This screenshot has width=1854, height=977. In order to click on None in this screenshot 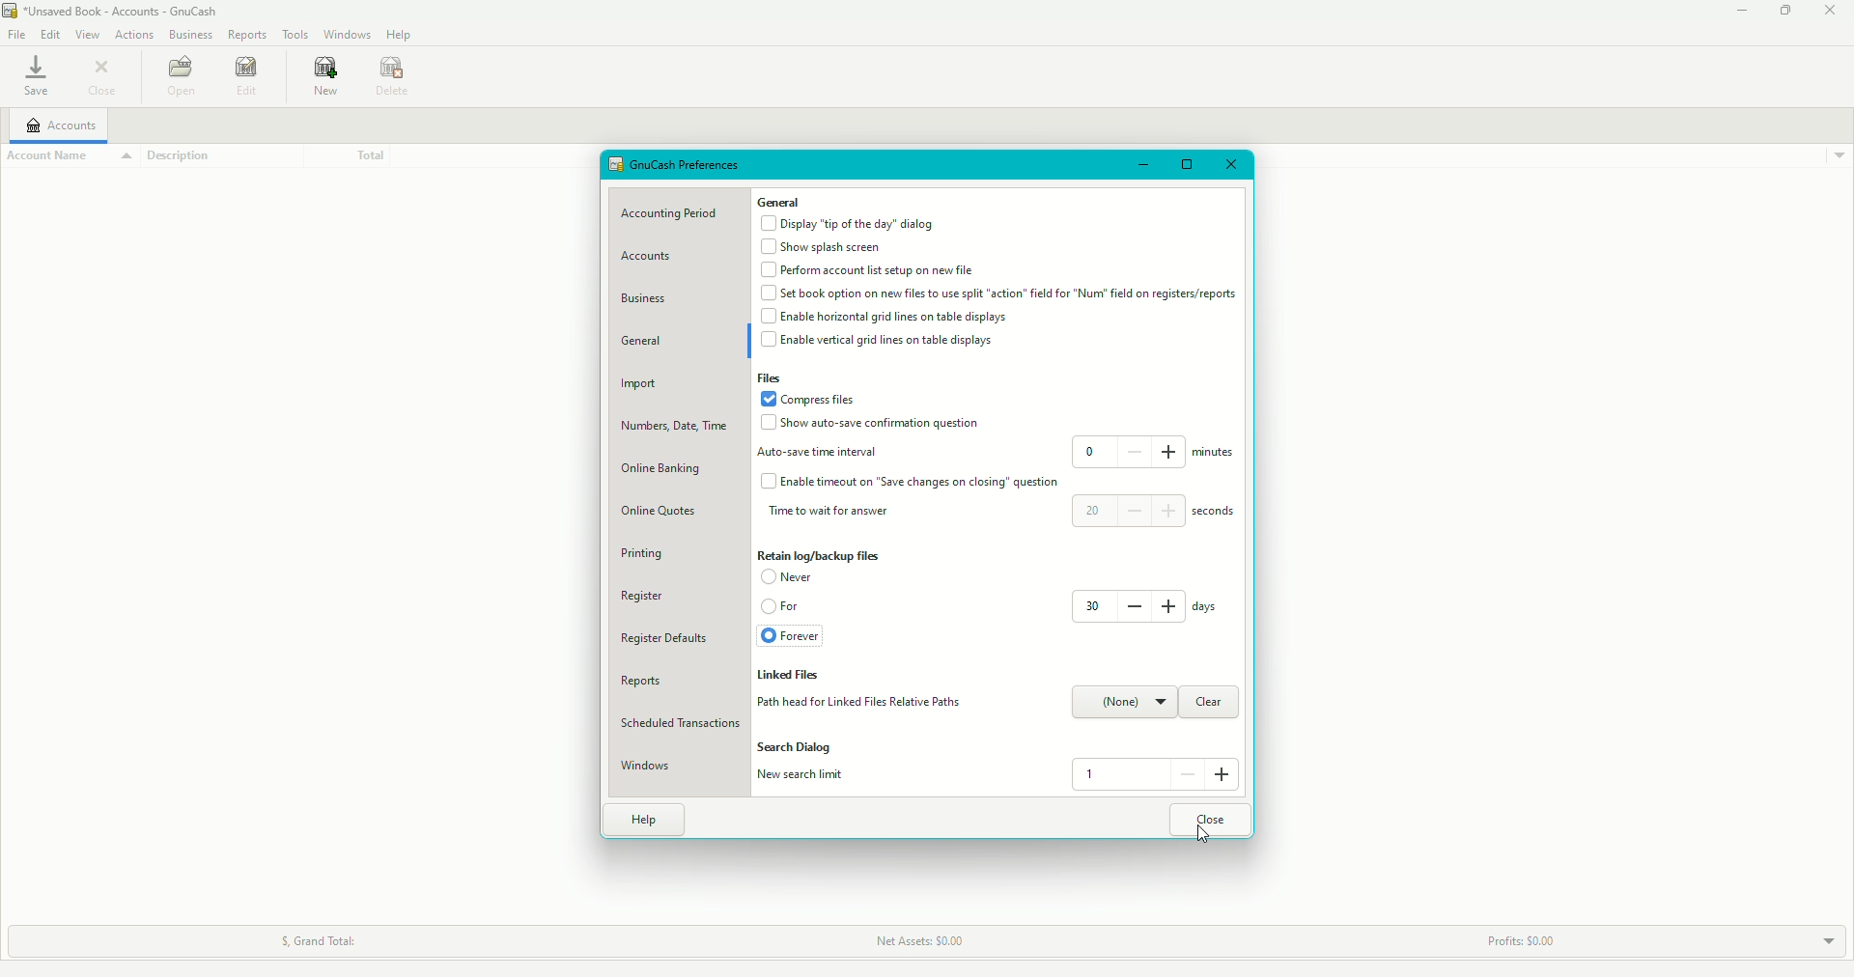, I will do `click(1124, 703)`.